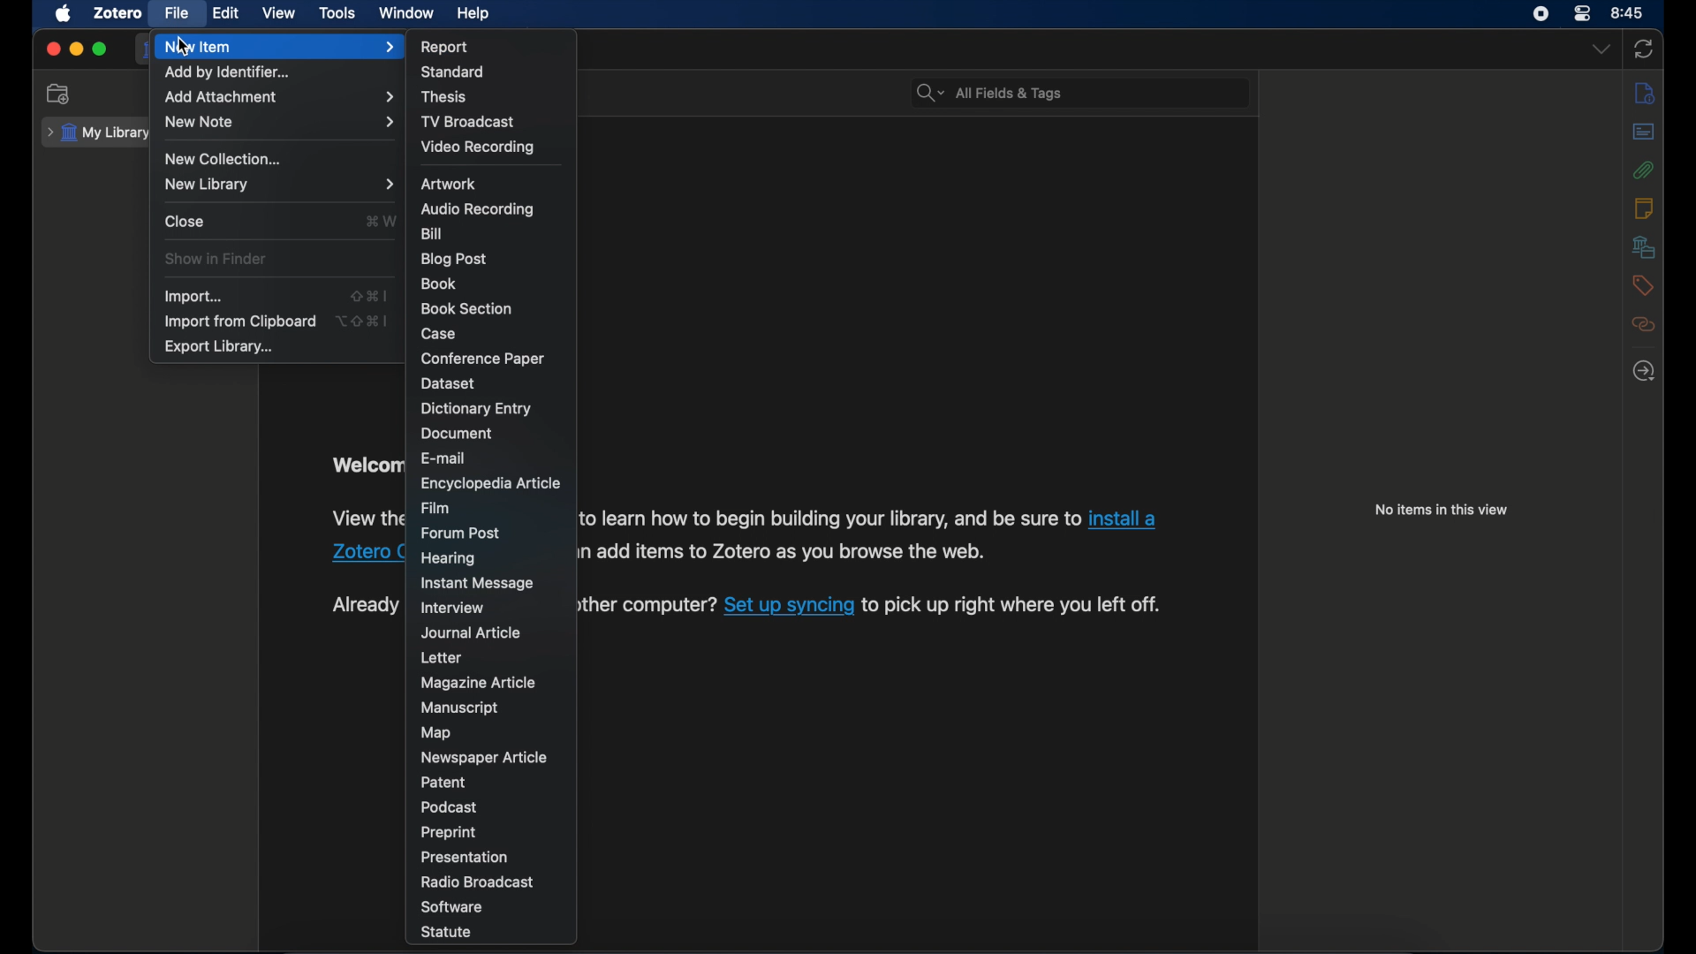 This screenshot has height=954, width=1696. I want to click on thesis, so click(447, 97).